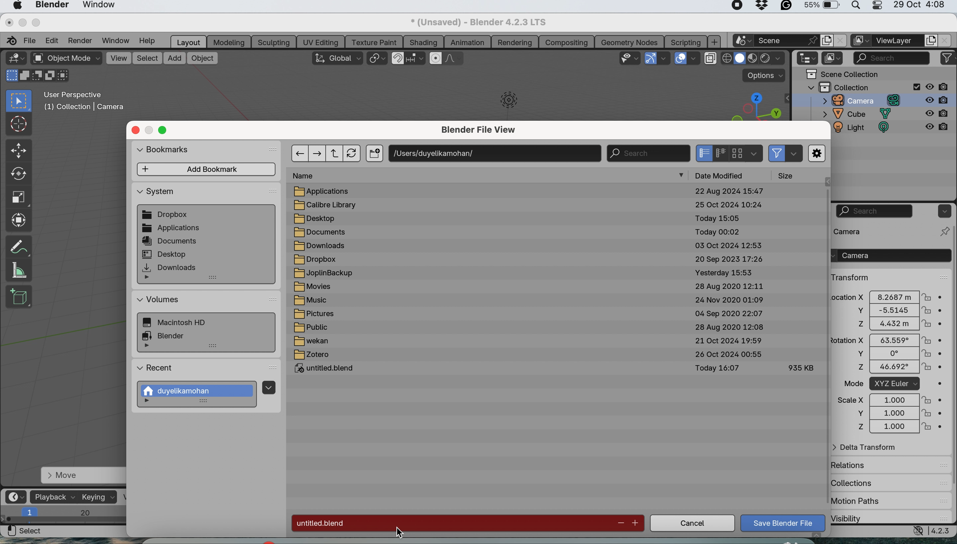  What do you see at coordinates (327, 205) in the screenshot?
I see `calibre library` at bounding box center [327, 205].